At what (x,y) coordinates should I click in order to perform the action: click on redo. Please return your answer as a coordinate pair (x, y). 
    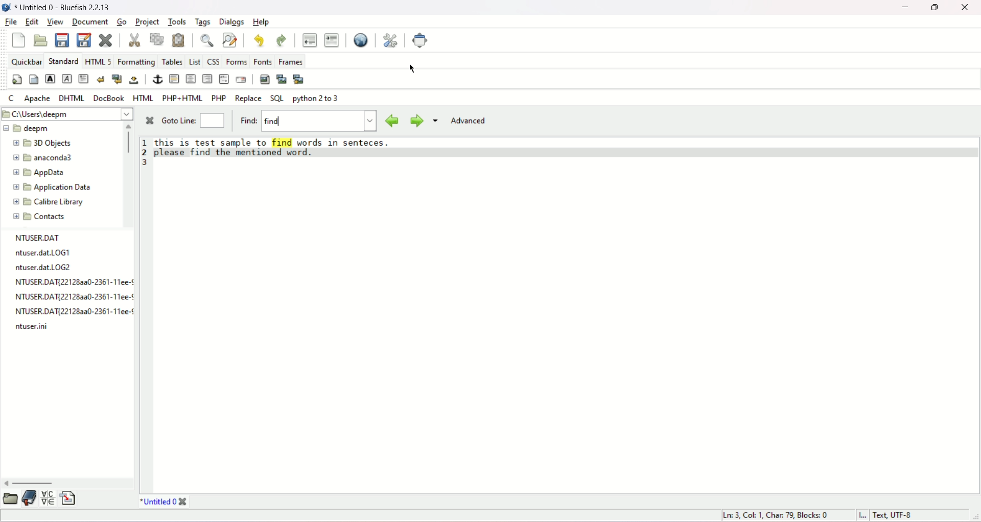
    Looking at the image, I should click on (282, 40).